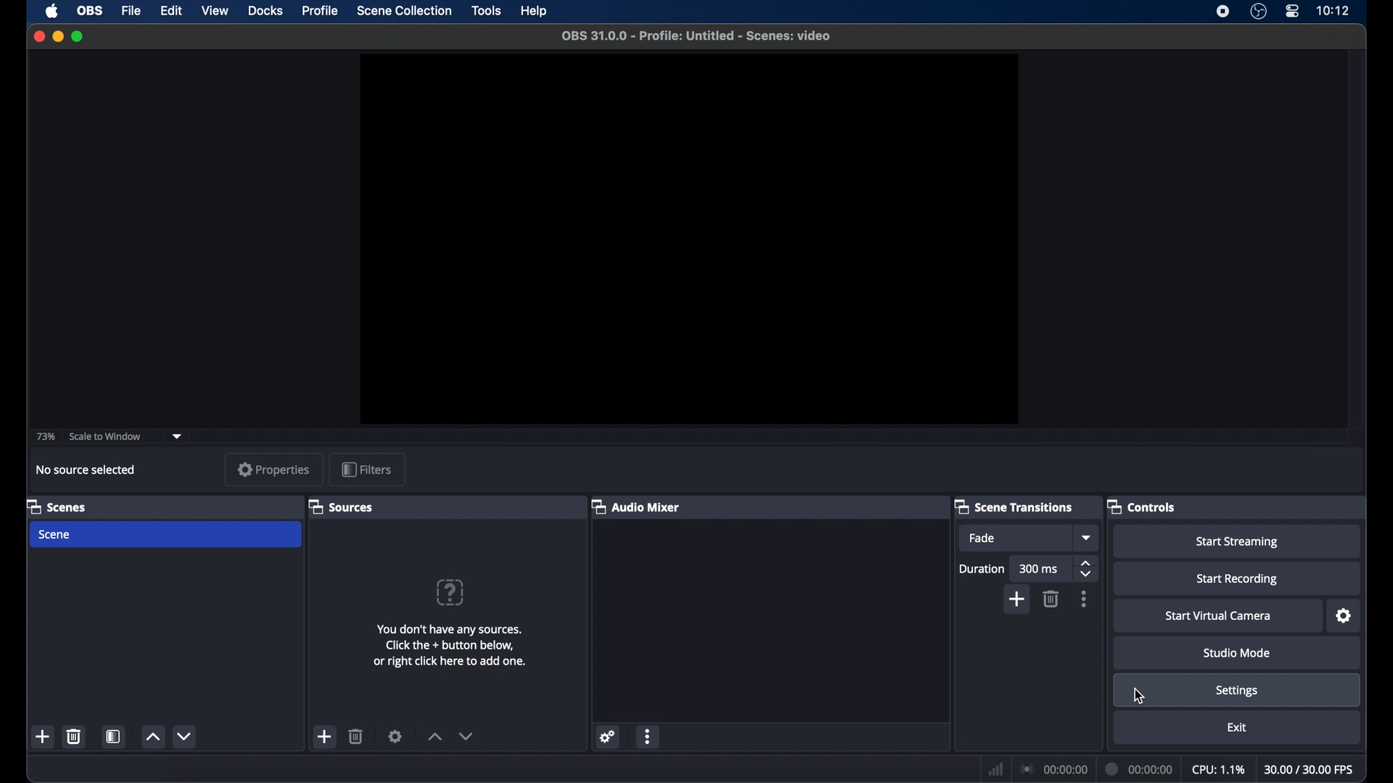 This screenshot has width=1393, height=783. I want to click on decrement, so click(467, 737).